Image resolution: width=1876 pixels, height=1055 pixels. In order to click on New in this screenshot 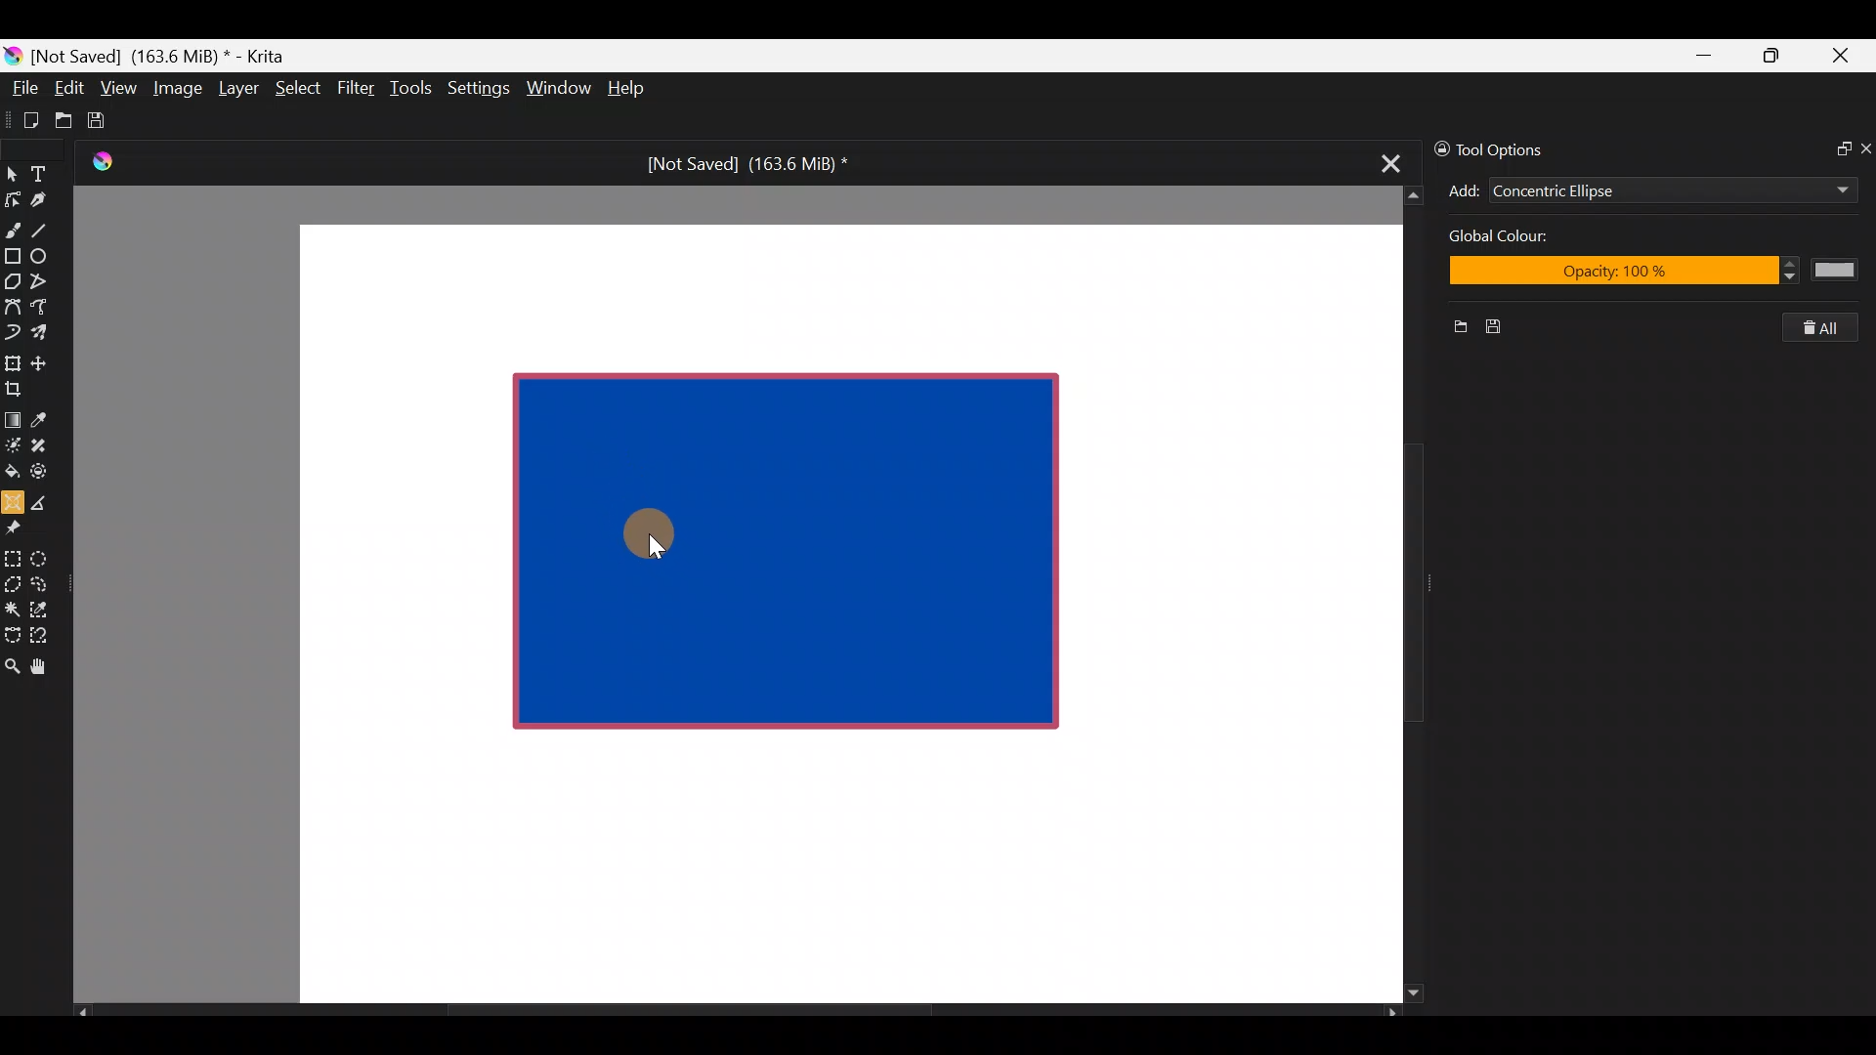, I will do `click(1453, 329)`.